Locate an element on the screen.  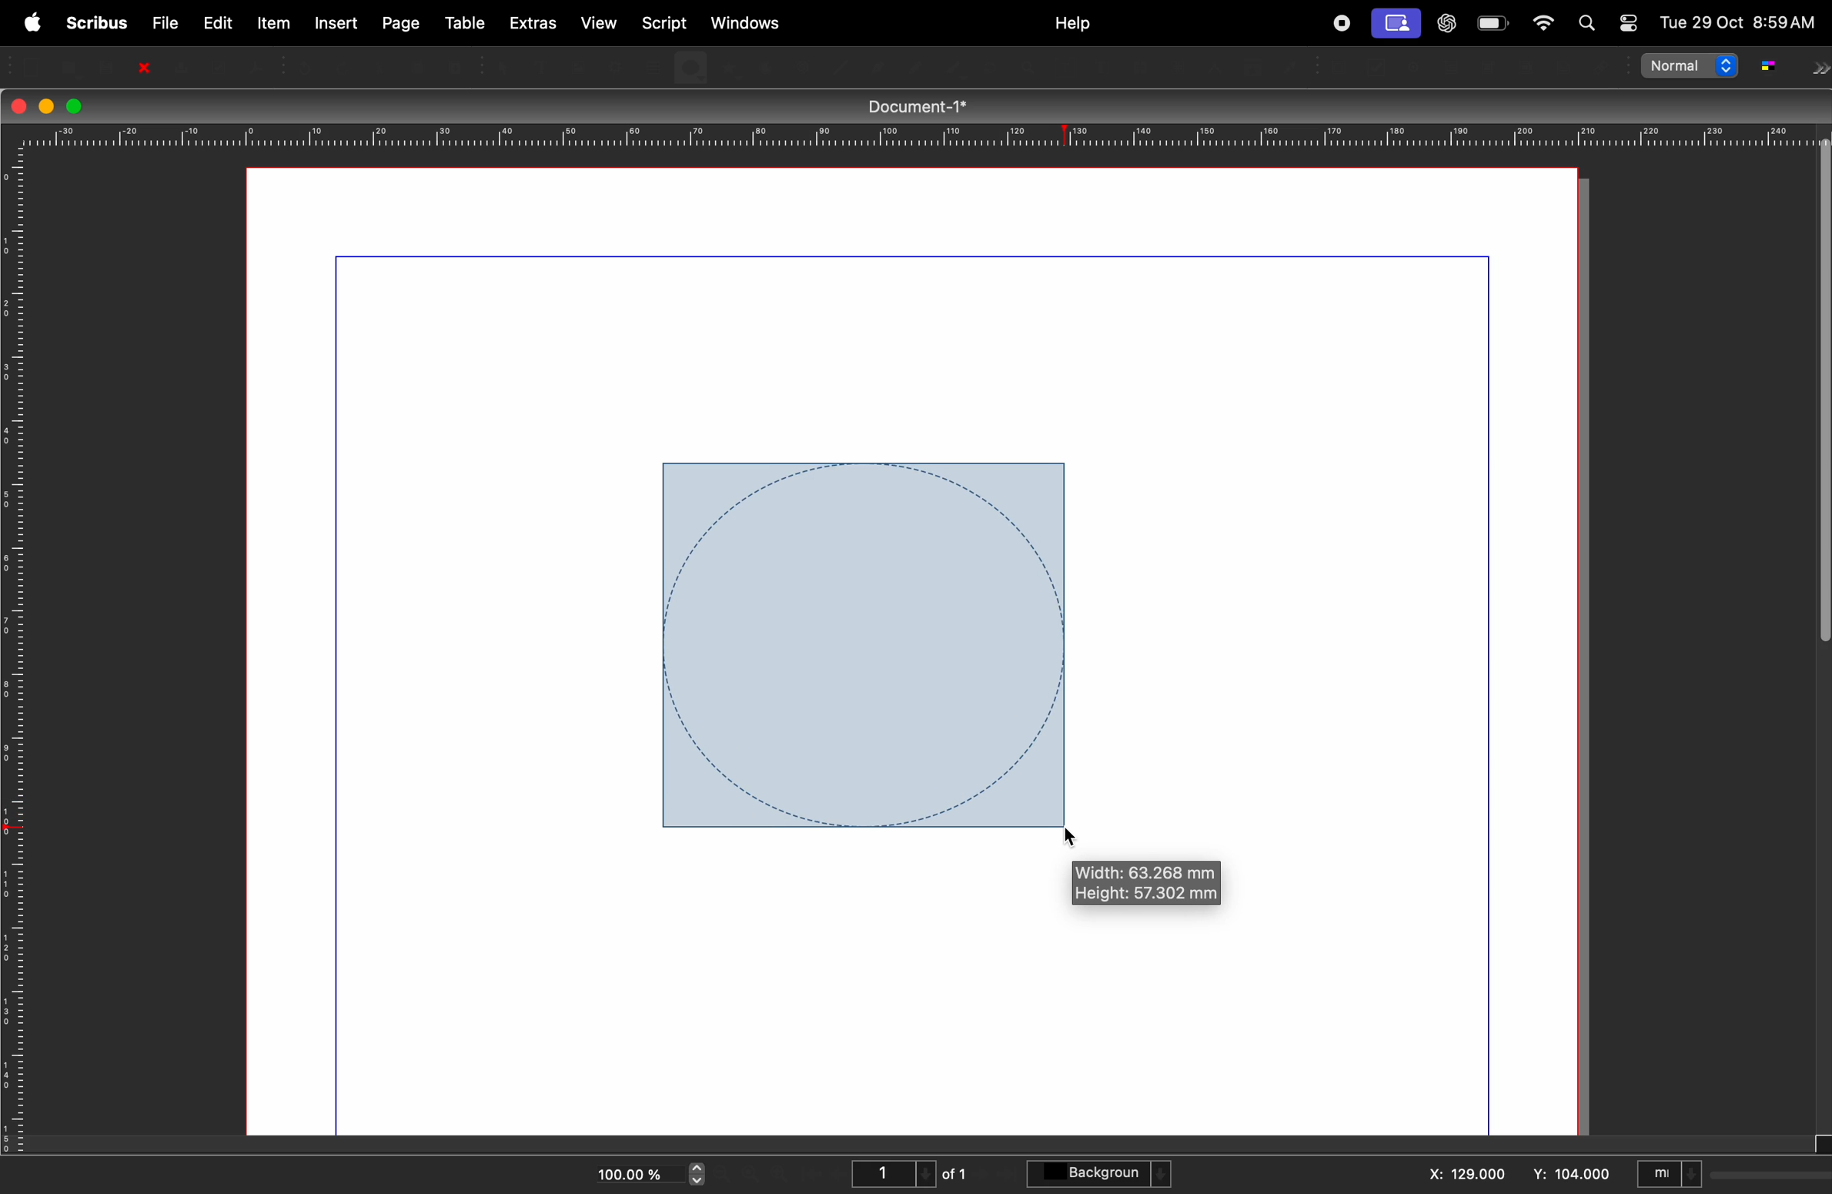
close is located at coordinates (143, 65).